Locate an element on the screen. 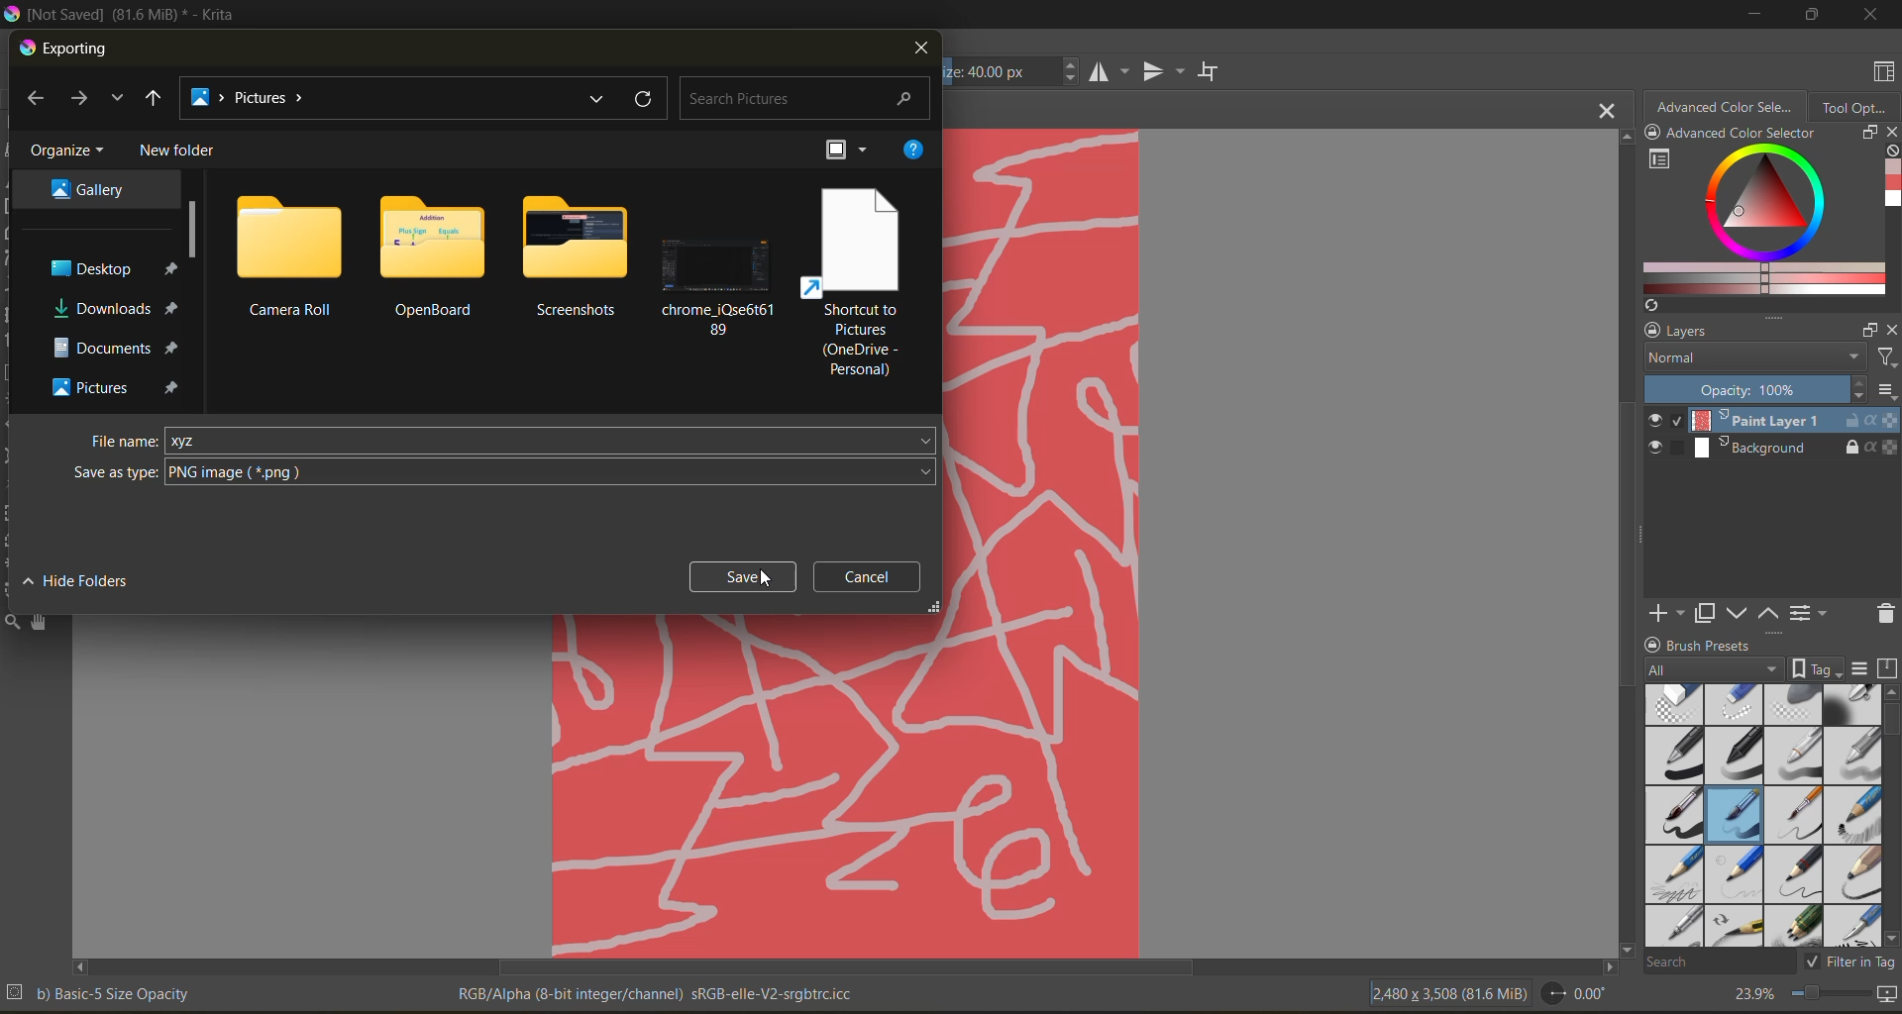 The image size is (1902, 1014). layer is located at coordinates (1772, 422).